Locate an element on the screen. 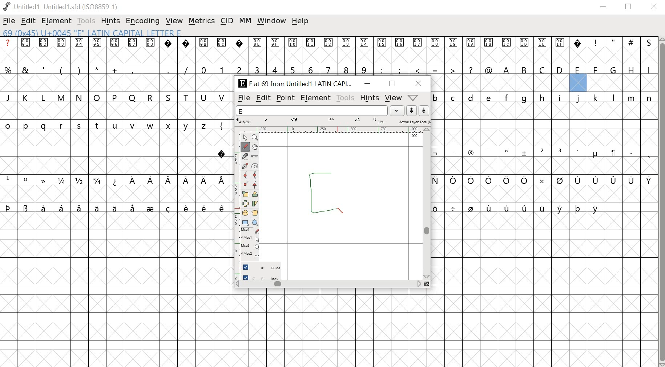 This screenshot has width=665, height=367. empty cells is located at coordinates (114, 289).